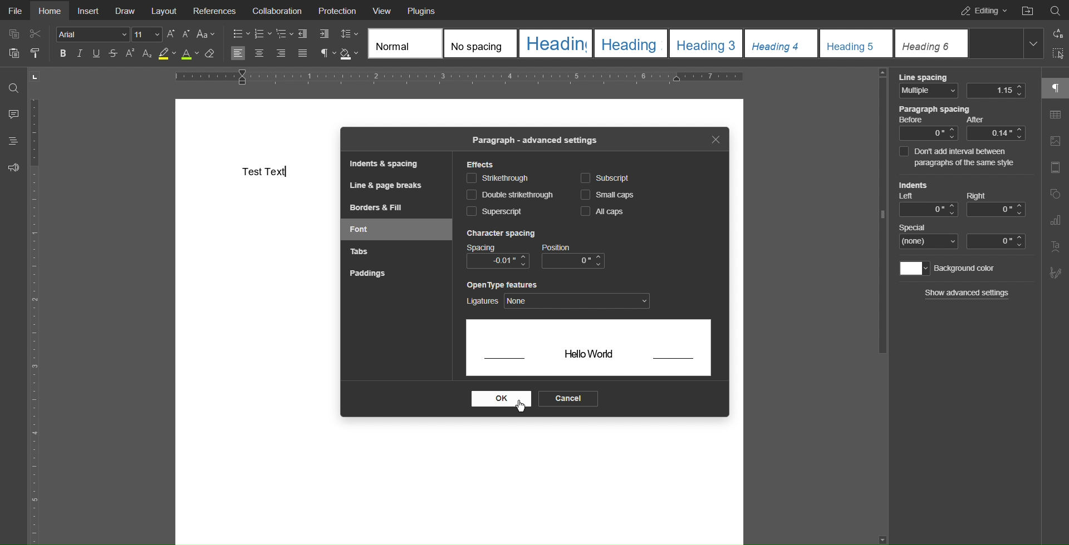 The height and width of the screenshot is (545, 1069). Describe the element at coordinates (349, 54) in the screenshot. I see `Fill Color` at that location.